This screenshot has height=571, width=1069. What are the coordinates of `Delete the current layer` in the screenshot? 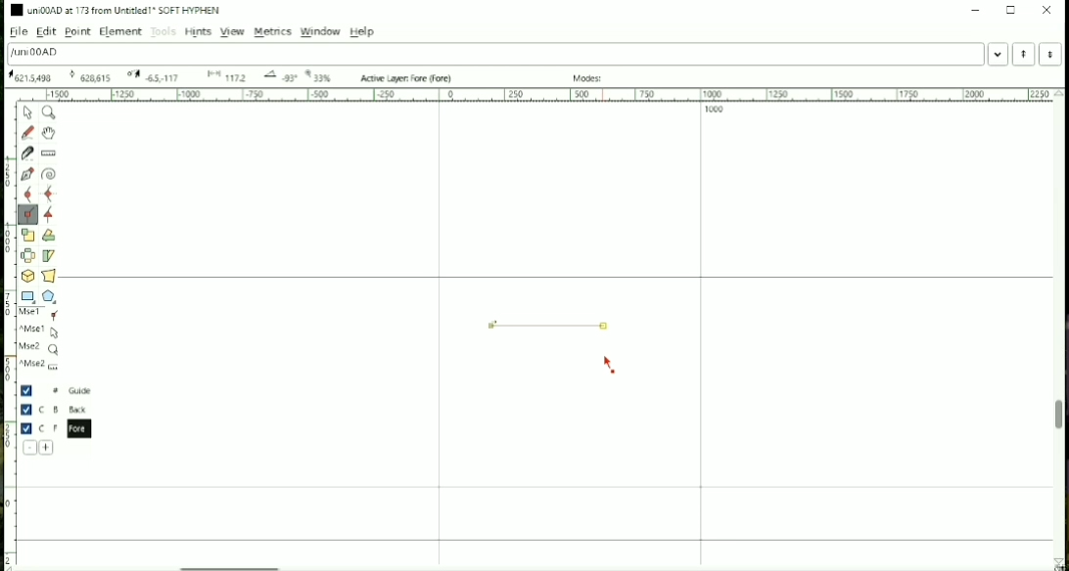 It's located at (30, 448).